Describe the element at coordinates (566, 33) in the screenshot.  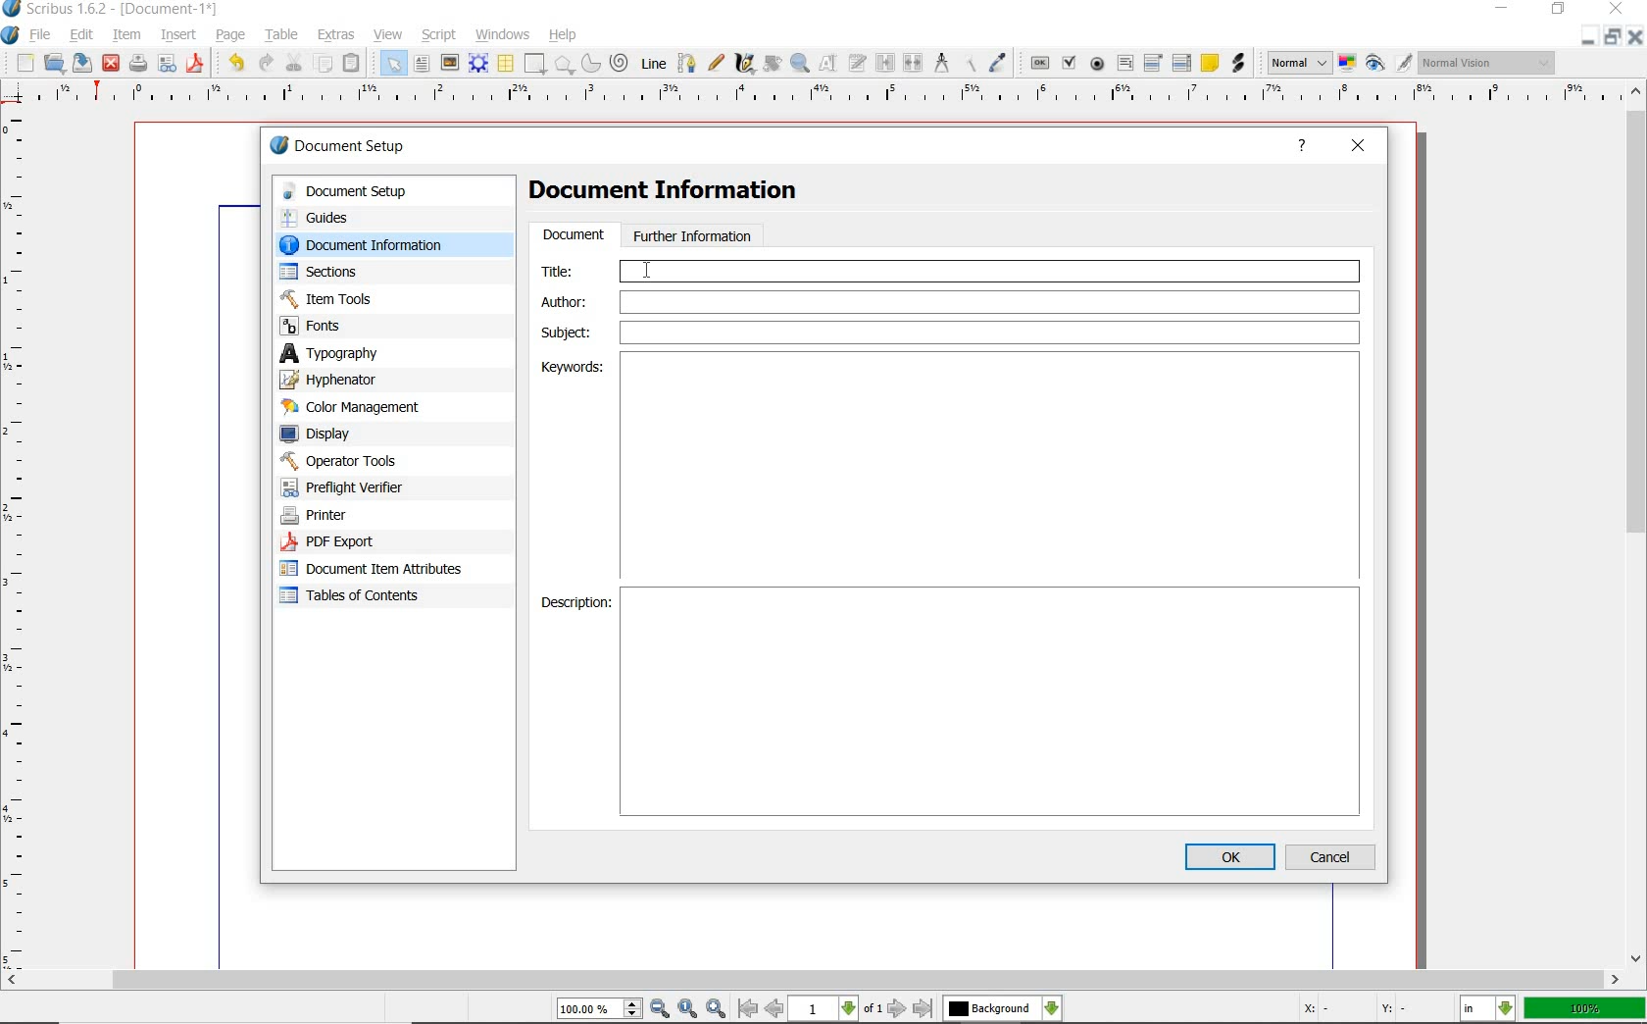
I see `help` at that location.